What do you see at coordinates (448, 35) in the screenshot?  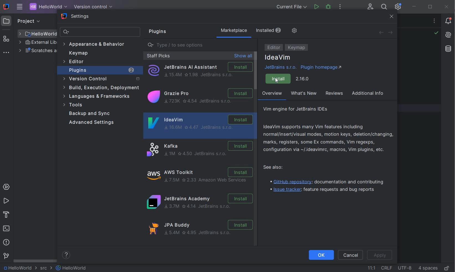 I see `AI Assistant` at bounding box center [448, 35].